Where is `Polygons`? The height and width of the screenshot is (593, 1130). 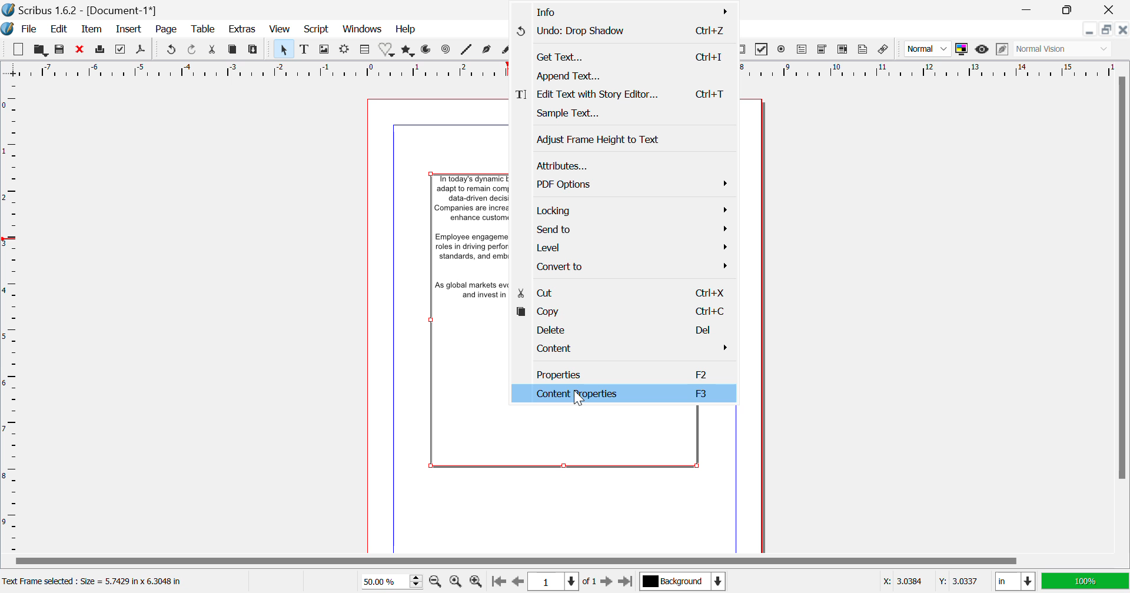
Polygons is located at coordinates (409, 49).